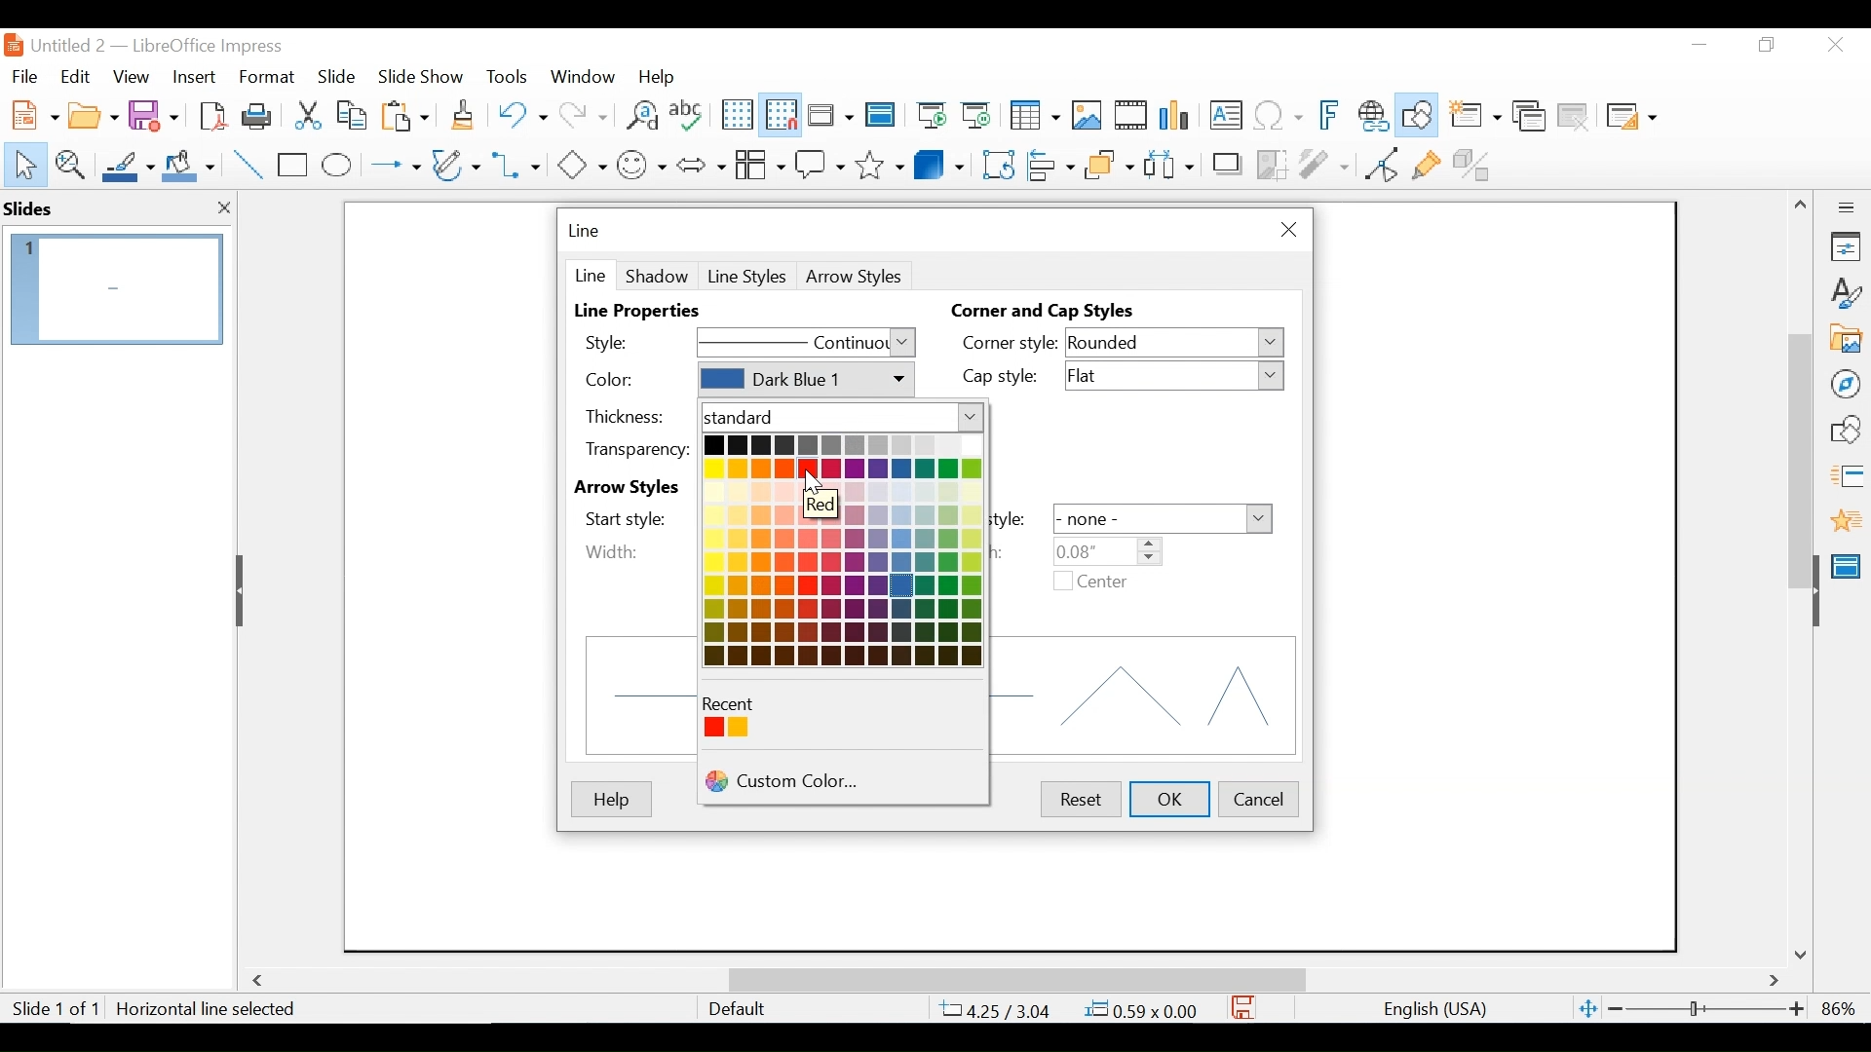 The width and height of the screenshot is (1871, 1052). I want to click on Cancel, so click(1259, 797).